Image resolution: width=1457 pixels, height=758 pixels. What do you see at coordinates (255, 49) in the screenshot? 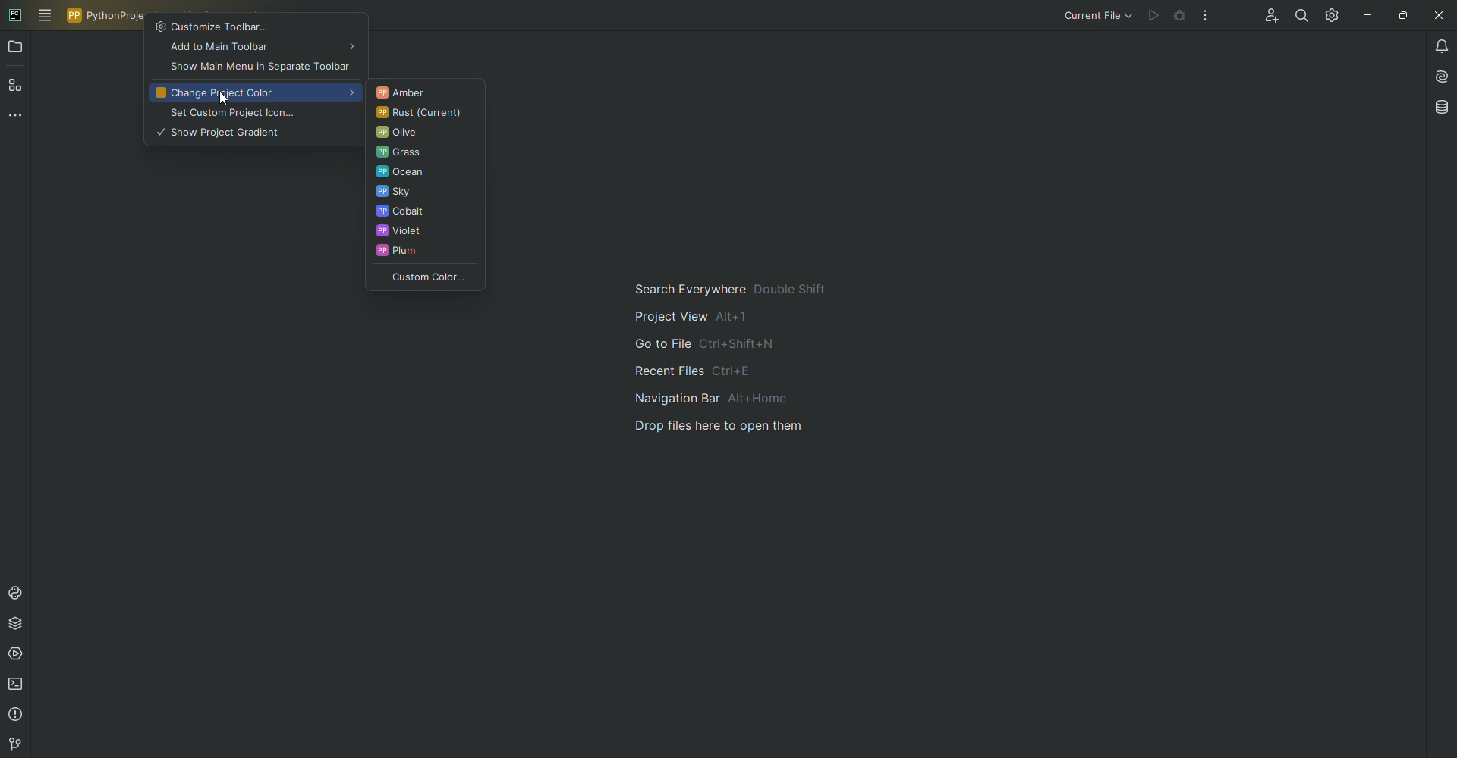
I see `Add to Main Toolbar` at bounding box center [255, 49].